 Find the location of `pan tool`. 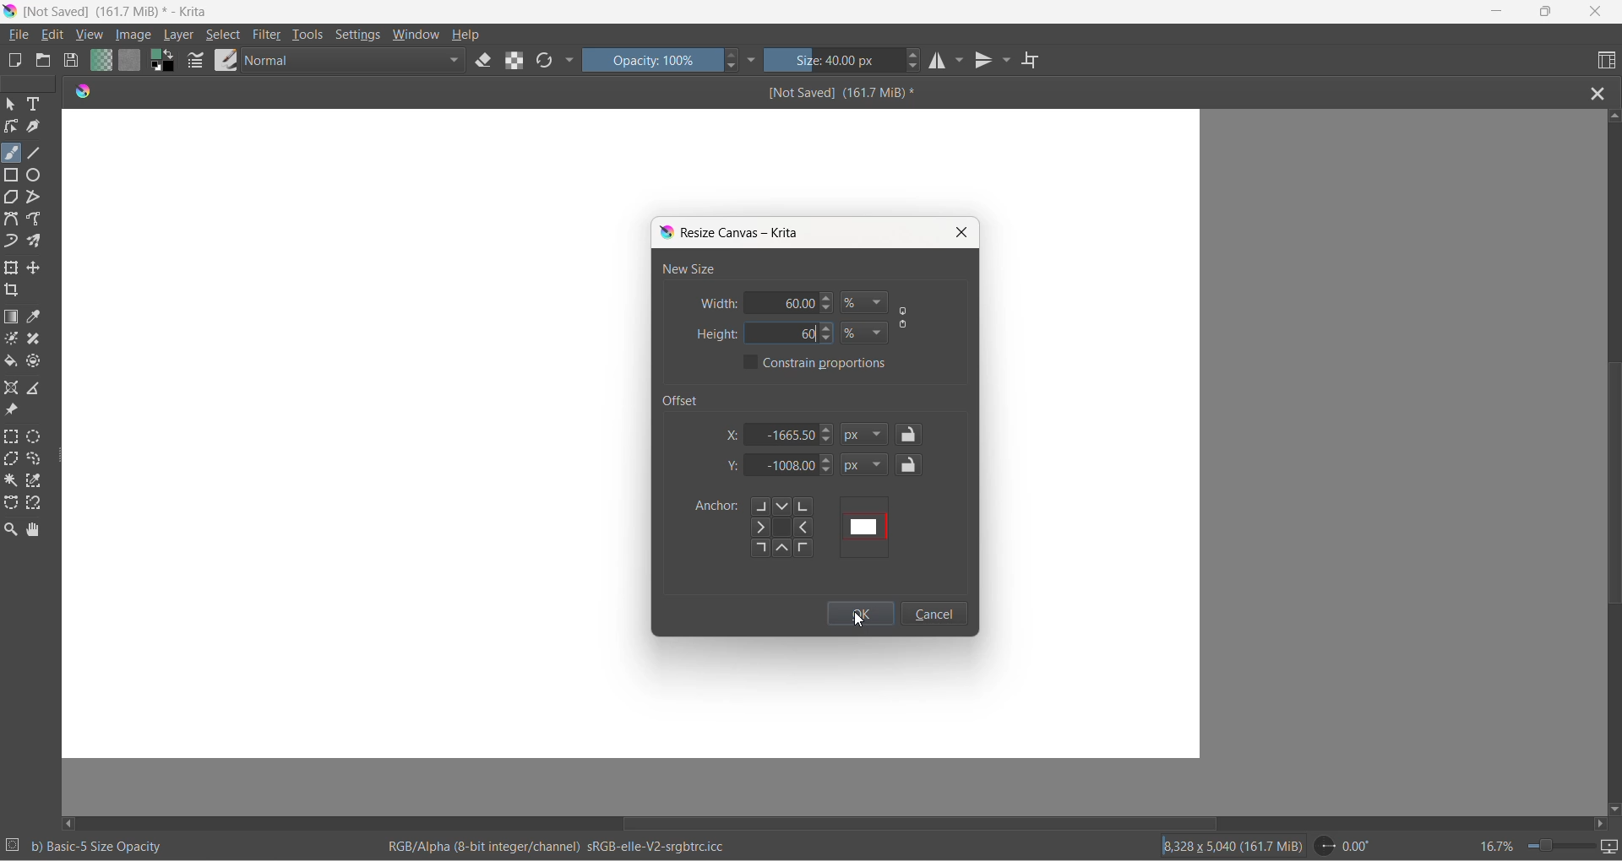

pan tool is located at coordinates (34, 531).